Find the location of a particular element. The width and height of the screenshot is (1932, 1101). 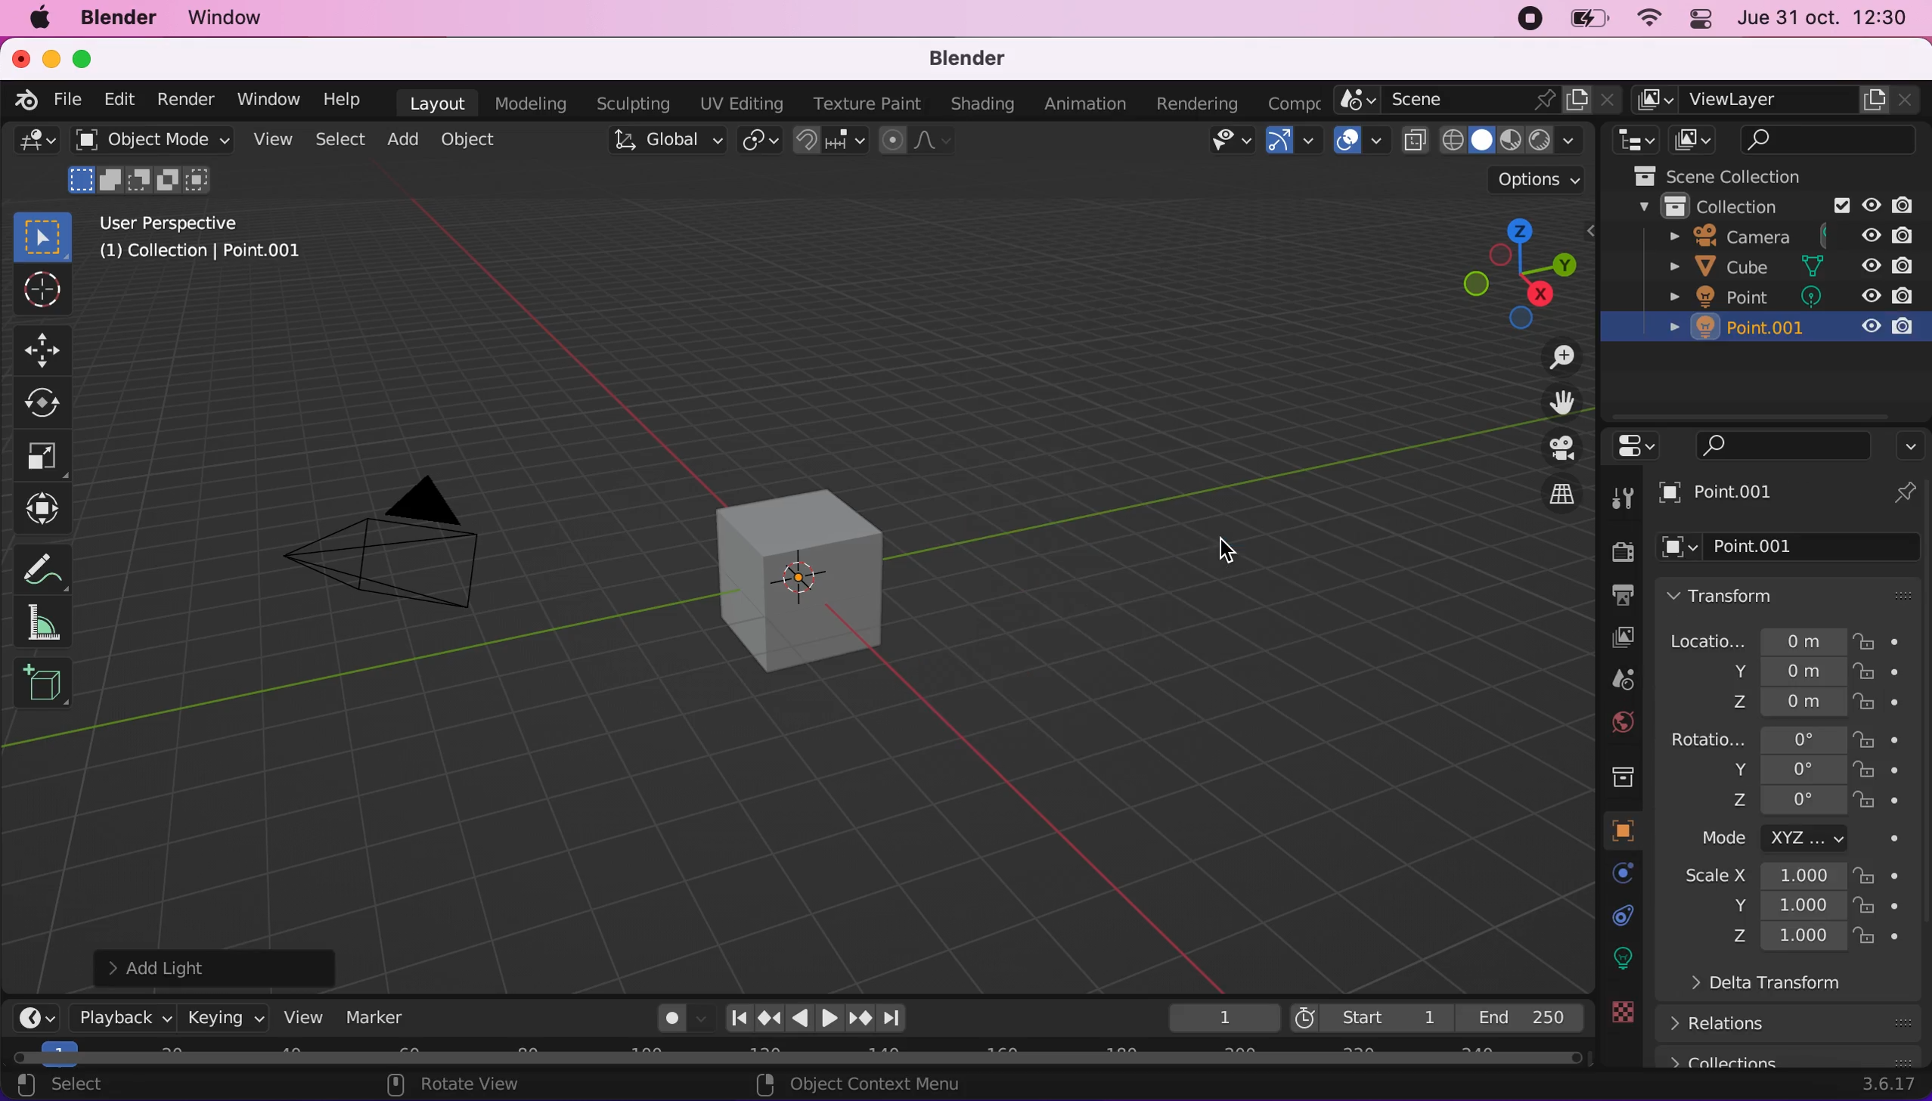

camera is located at coordinates (411, 529).